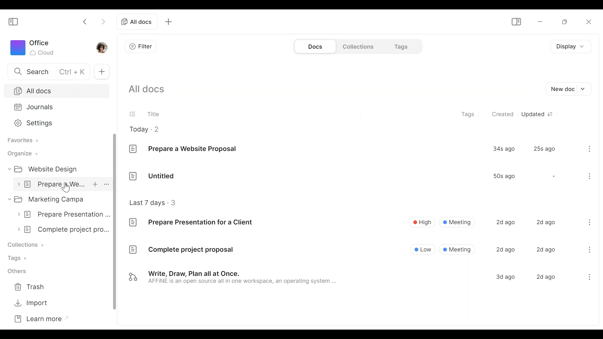 The image size is (603, 339). What do you see at coordinates (32, 47) in the screenshot?
I see `Workspace` at bounding box center [32, 47].